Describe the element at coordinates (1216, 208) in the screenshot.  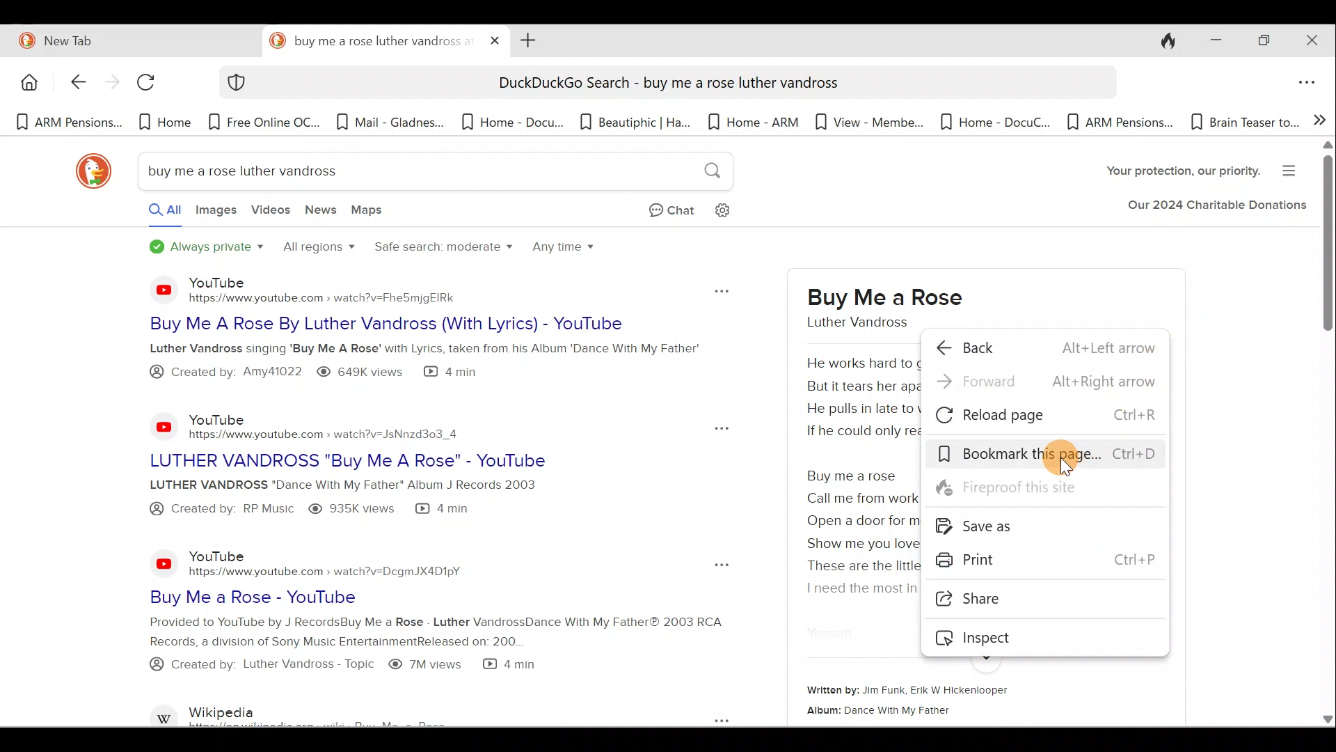
I see `Our 2024 Charitable Donations` at that location.